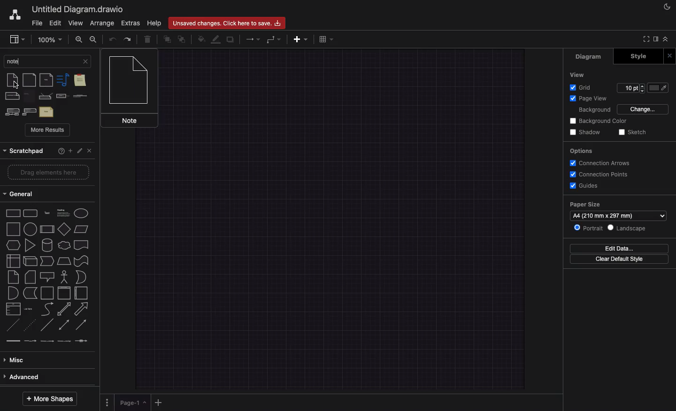  What do you see at coordinates (634, 132) in the screenshot?
I see `Sketch` at bounding box center [634, 132].